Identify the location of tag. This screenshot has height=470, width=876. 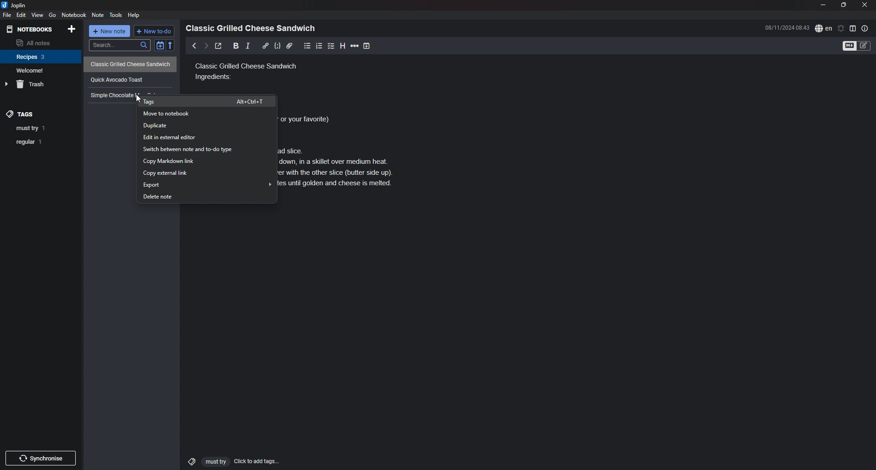
(42, 129).